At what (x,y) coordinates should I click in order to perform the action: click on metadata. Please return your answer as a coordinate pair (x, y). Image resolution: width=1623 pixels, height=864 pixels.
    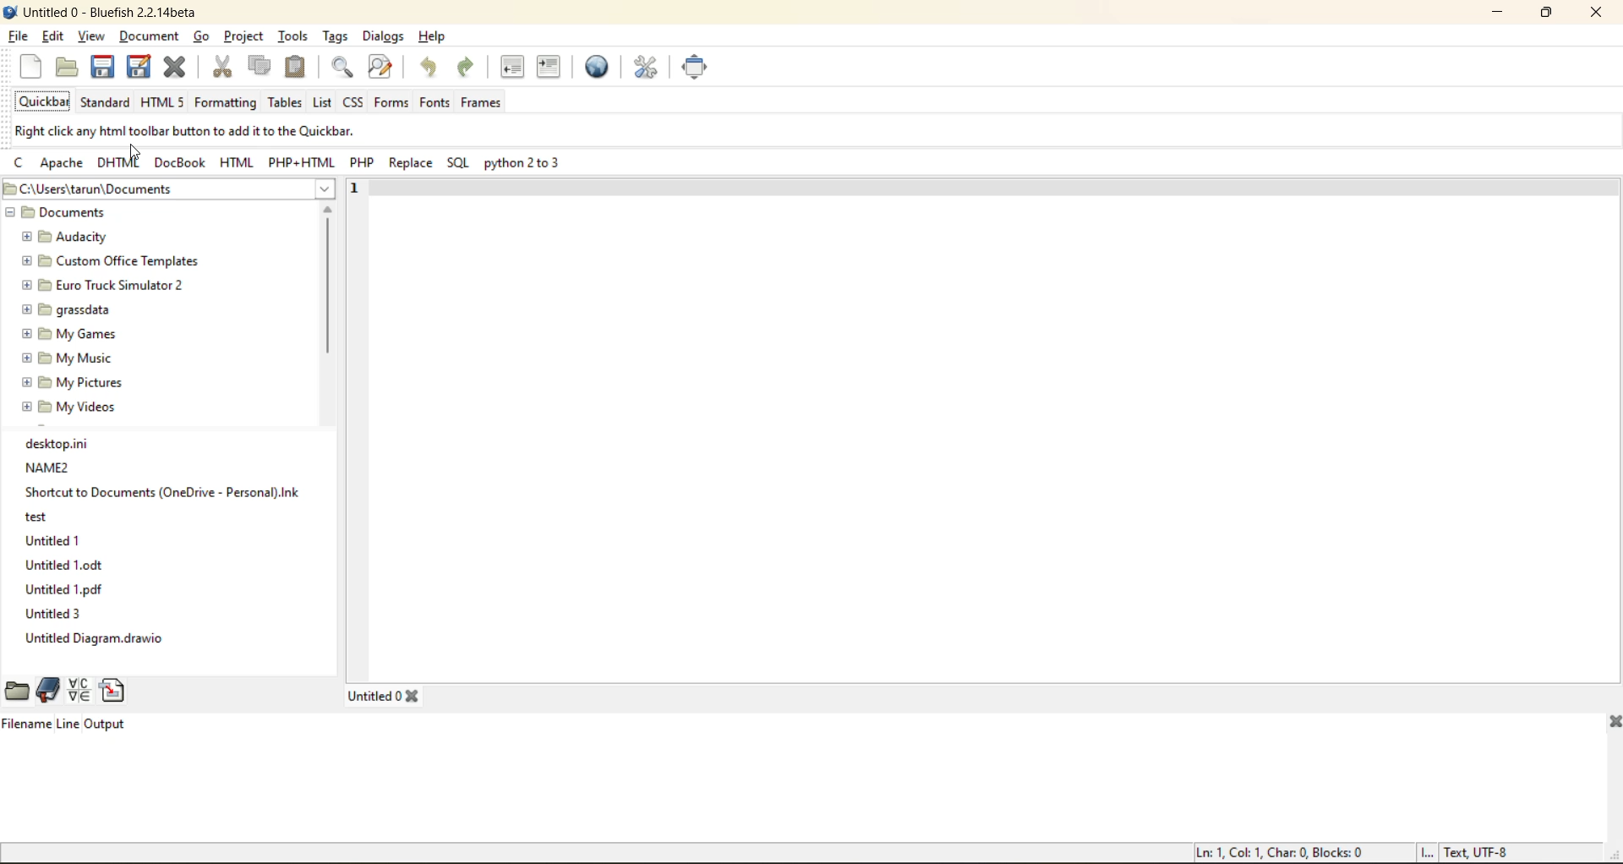
    Looking at the image, I should click on (193, 133).